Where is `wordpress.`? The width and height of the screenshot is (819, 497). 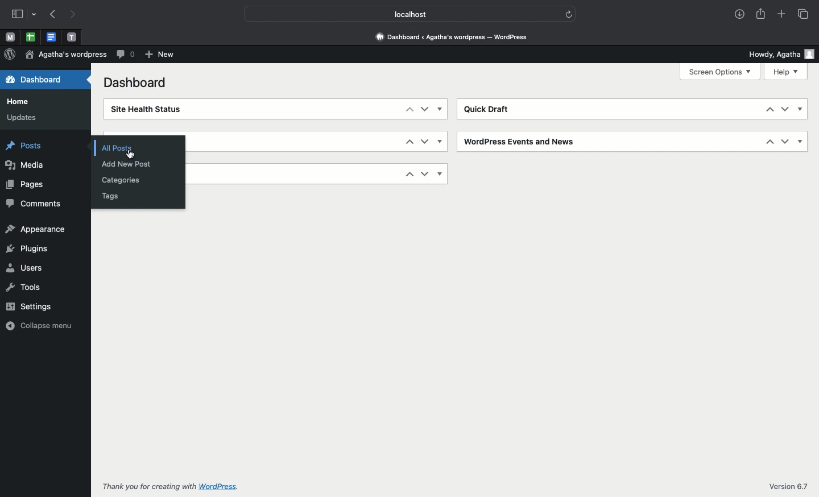
wordpress. is located at coordinates (222, 487).